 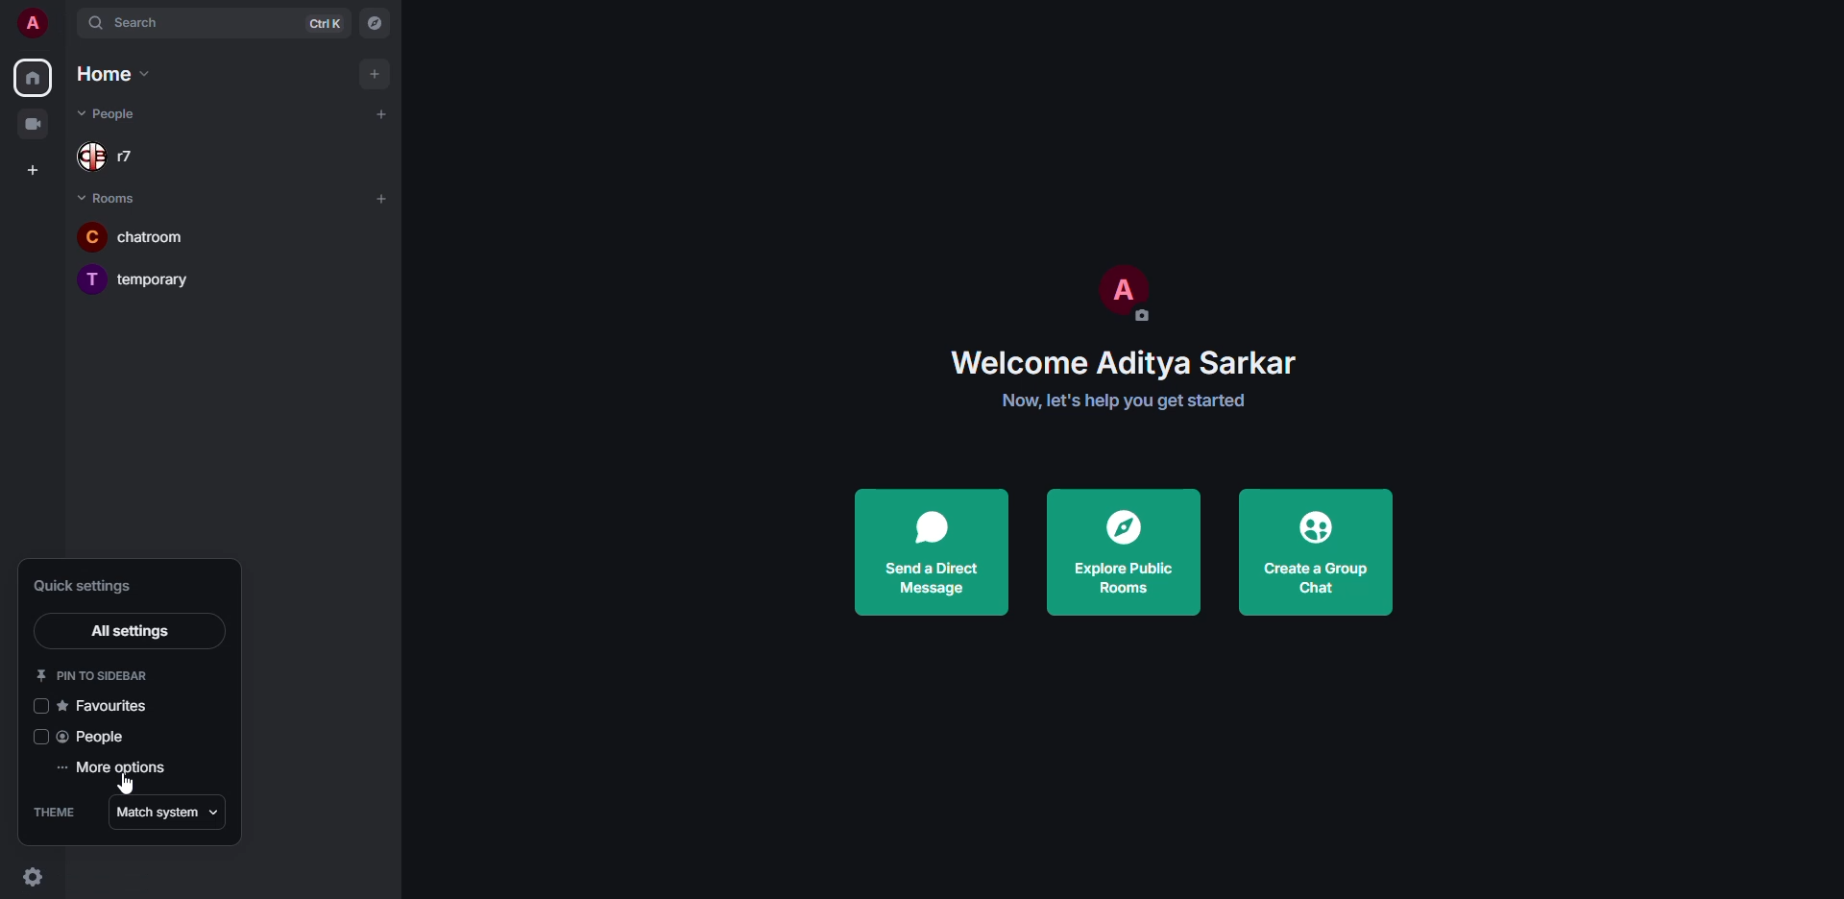 What do you see at coordinates (33, 22) in the screenshot?
I see `profile` at bounding box center [33, 22].